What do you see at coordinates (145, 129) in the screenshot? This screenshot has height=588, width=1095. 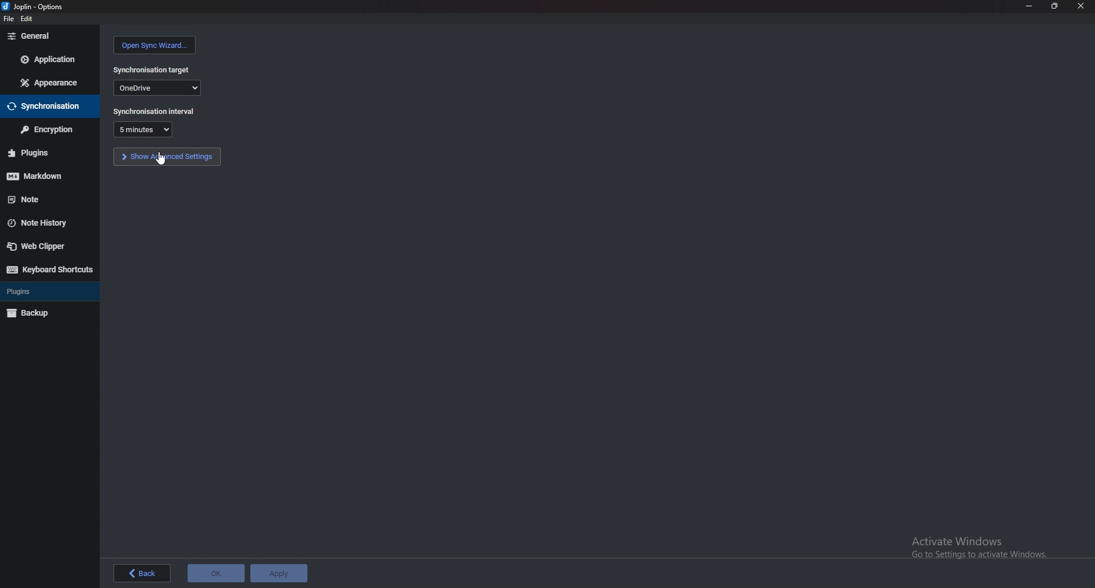 I see `5 minutes` at bounding box center [145, 129].